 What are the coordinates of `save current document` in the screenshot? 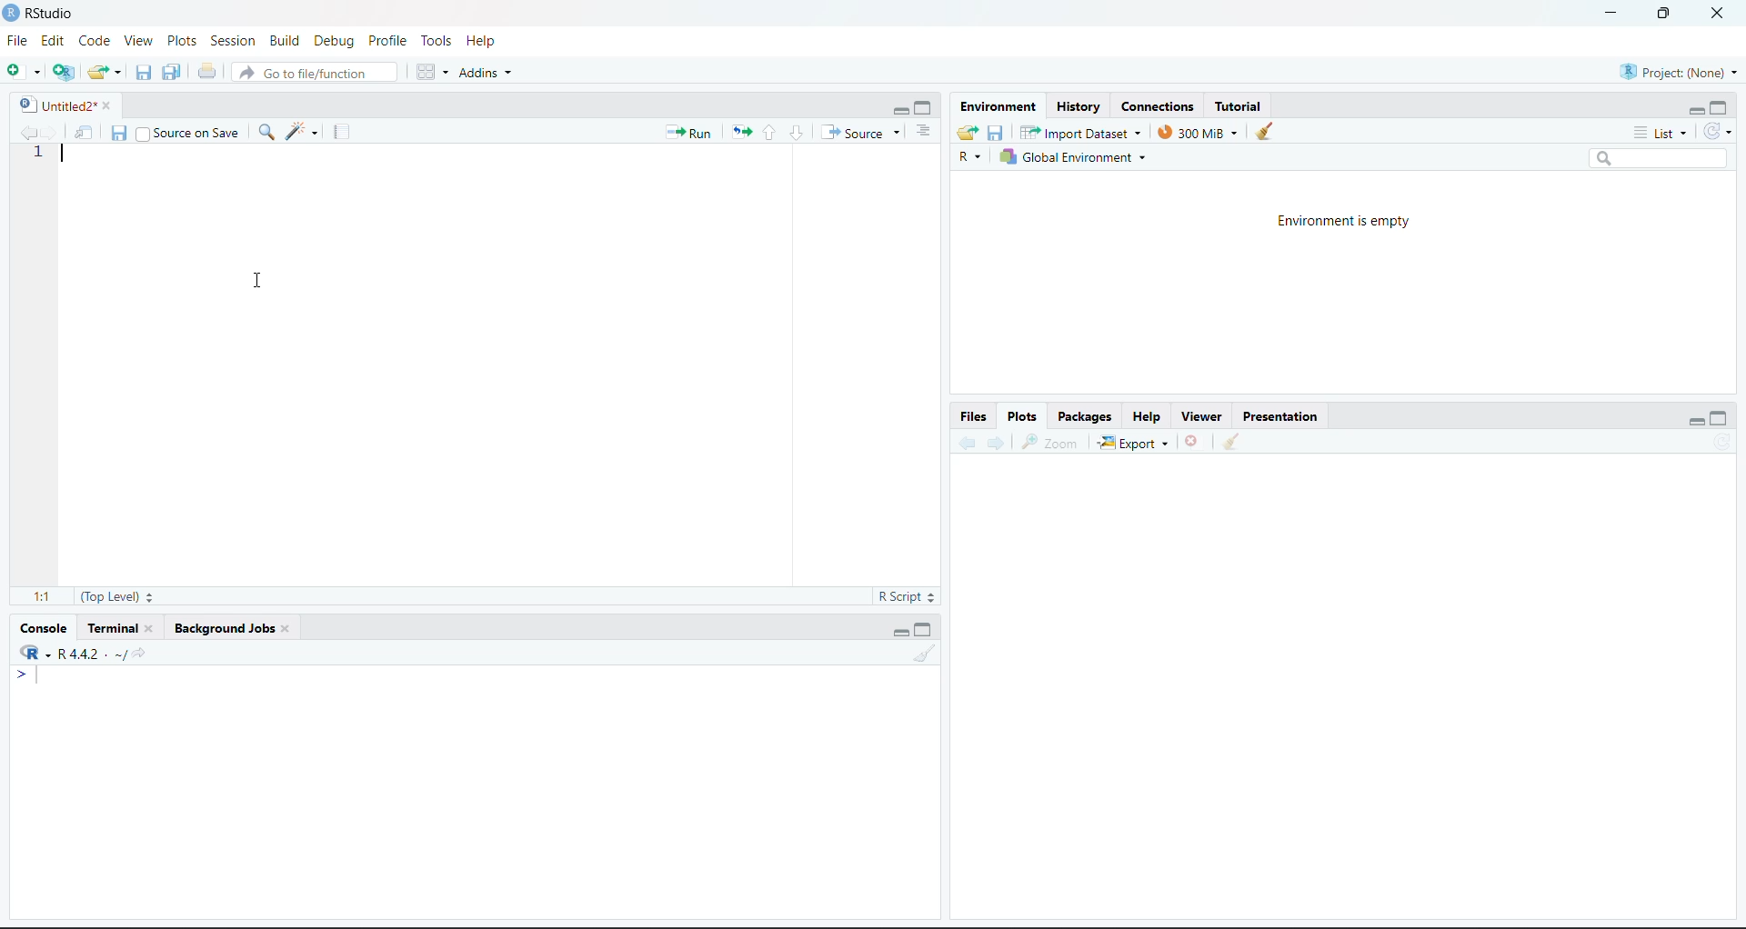 It's located at (140, 74).